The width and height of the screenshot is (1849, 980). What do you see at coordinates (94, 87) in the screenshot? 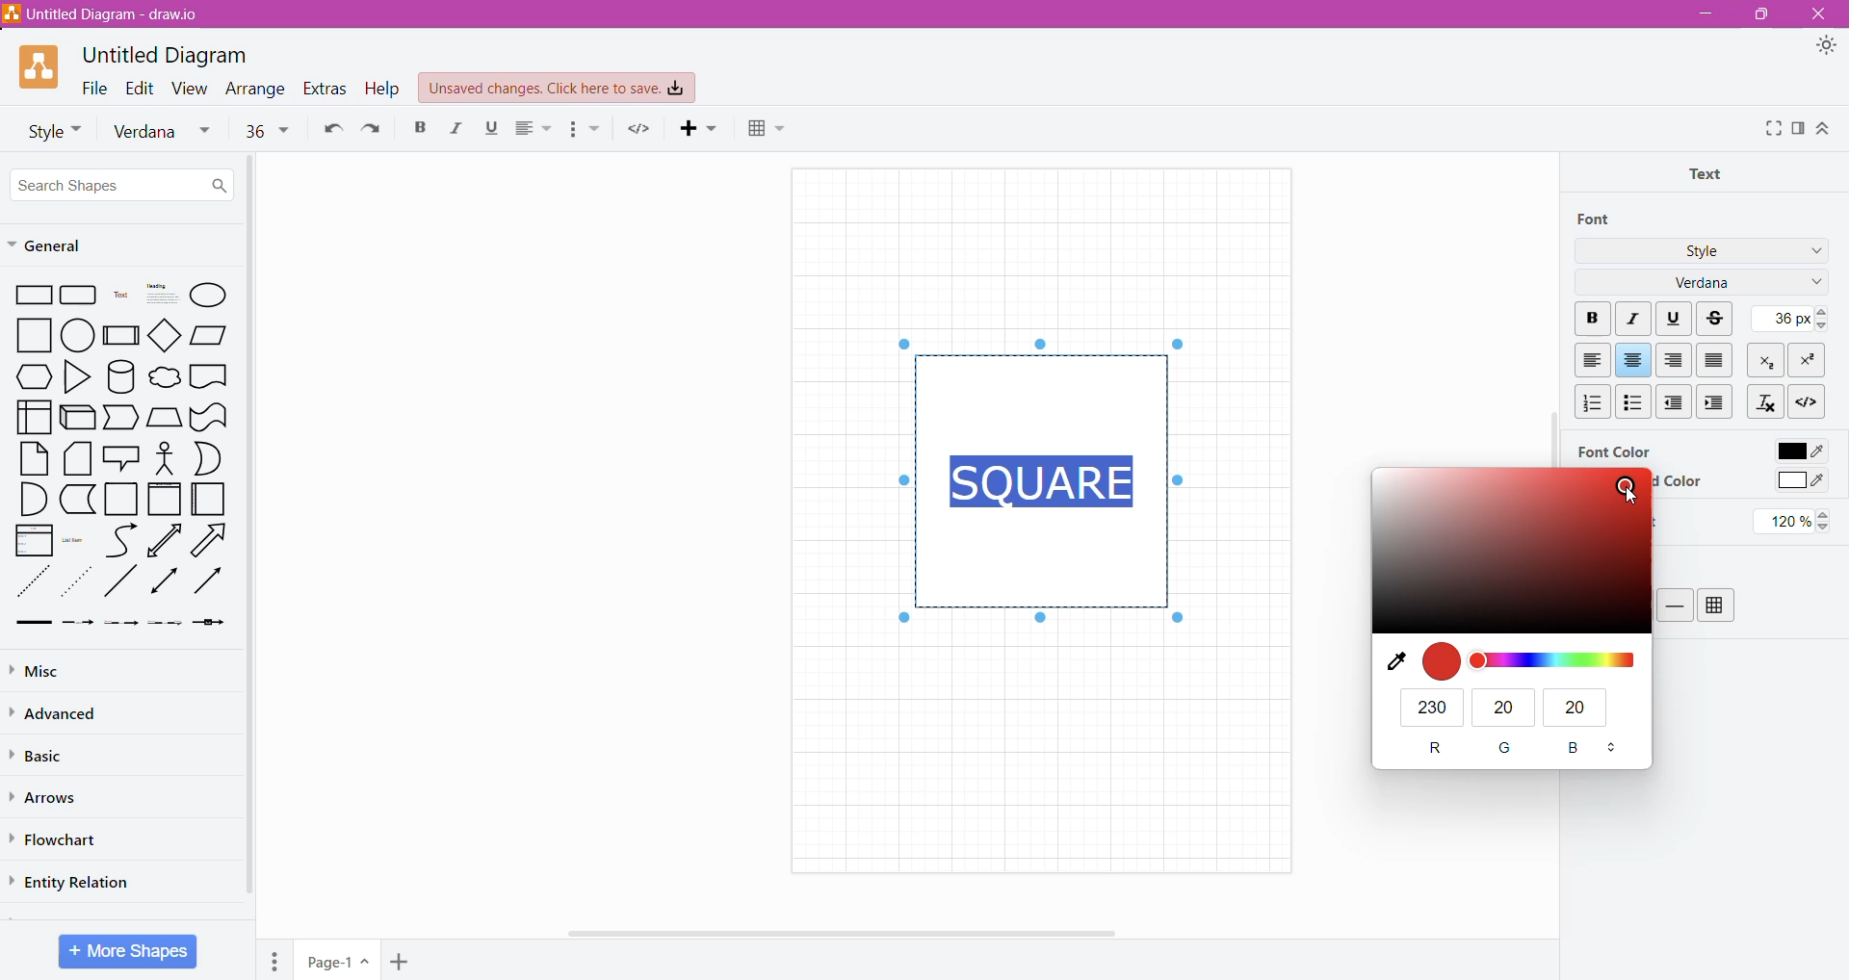
I see `File` at bounding box center [94, 87].